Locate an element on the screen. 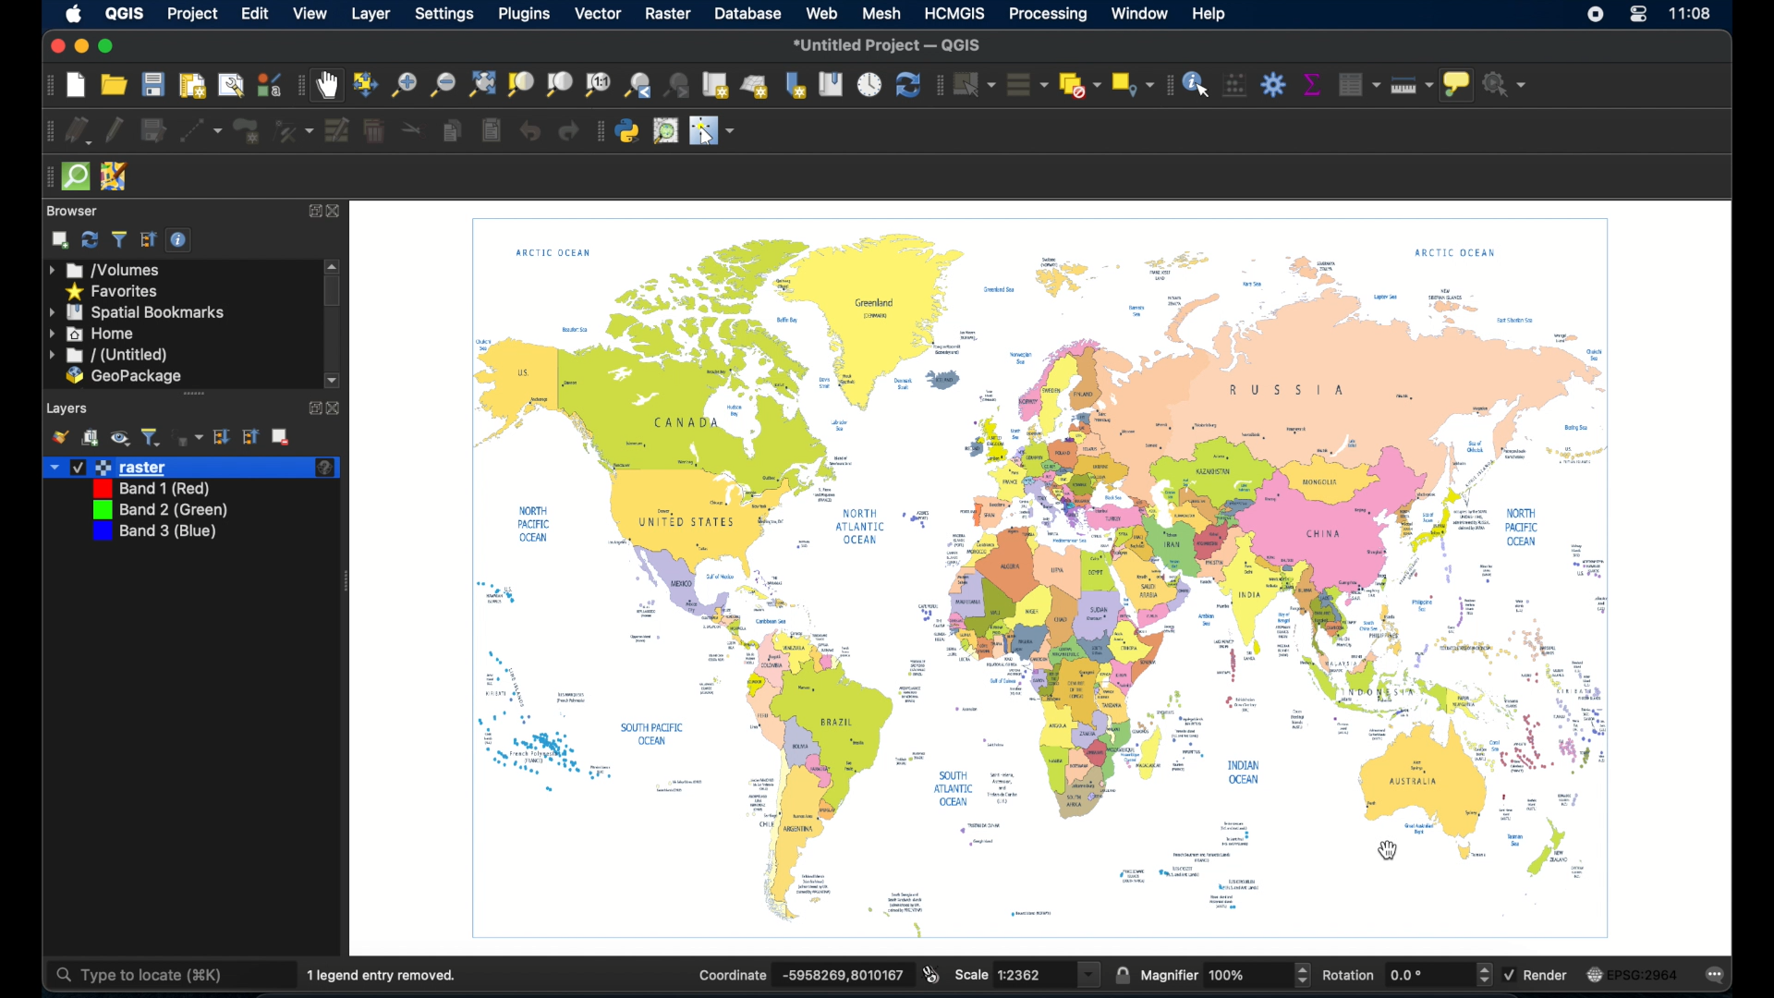  scroll box is located at coordinates (334, 292).